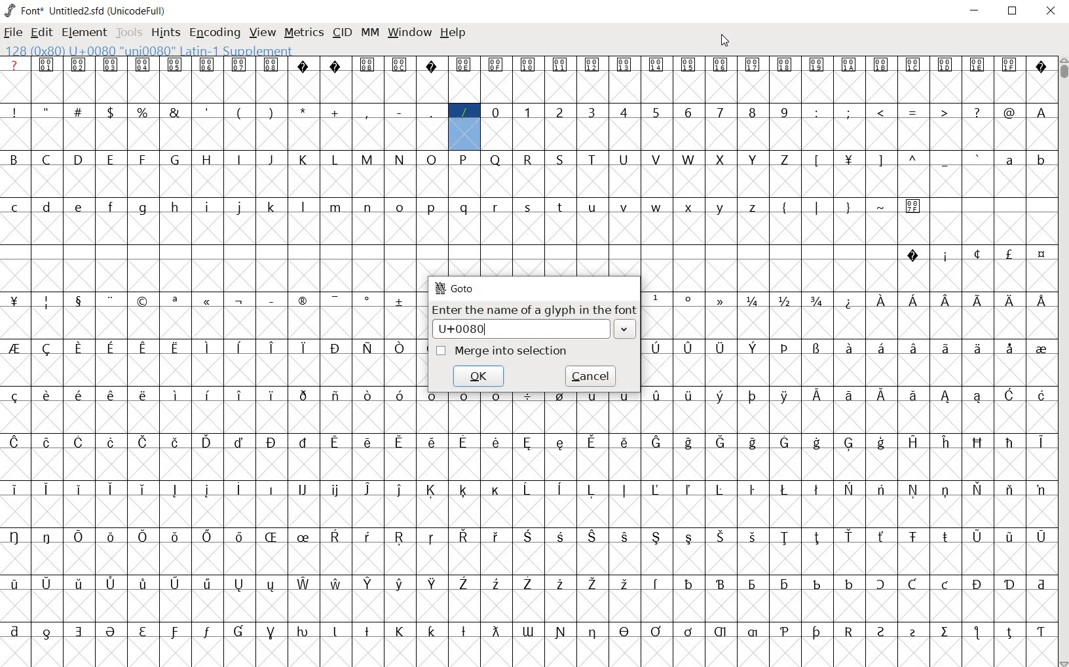 This screenshot has height=667, width=1069. What do you see at coordinates (785, 301) in the screenshot?
I see `glyph` at bounding box center [785, 301].